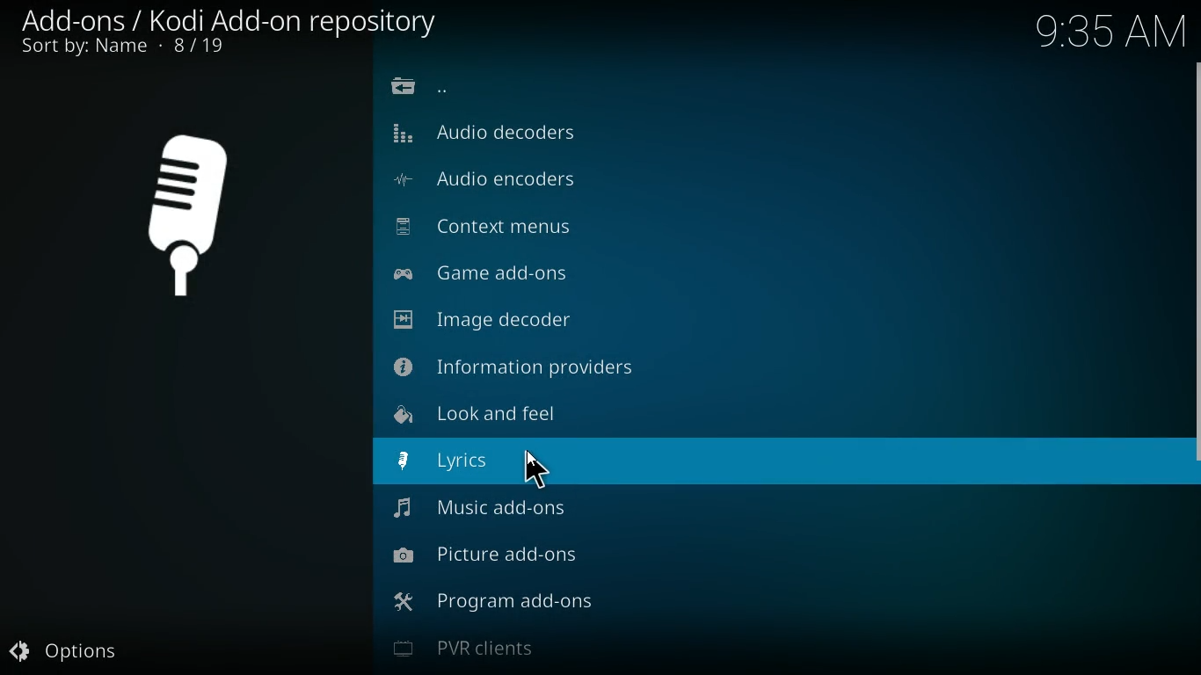 The image size is (1201, 675). Describe the element at coordinates (499, 413) in the screenshot. I see `look and feel` at that location.